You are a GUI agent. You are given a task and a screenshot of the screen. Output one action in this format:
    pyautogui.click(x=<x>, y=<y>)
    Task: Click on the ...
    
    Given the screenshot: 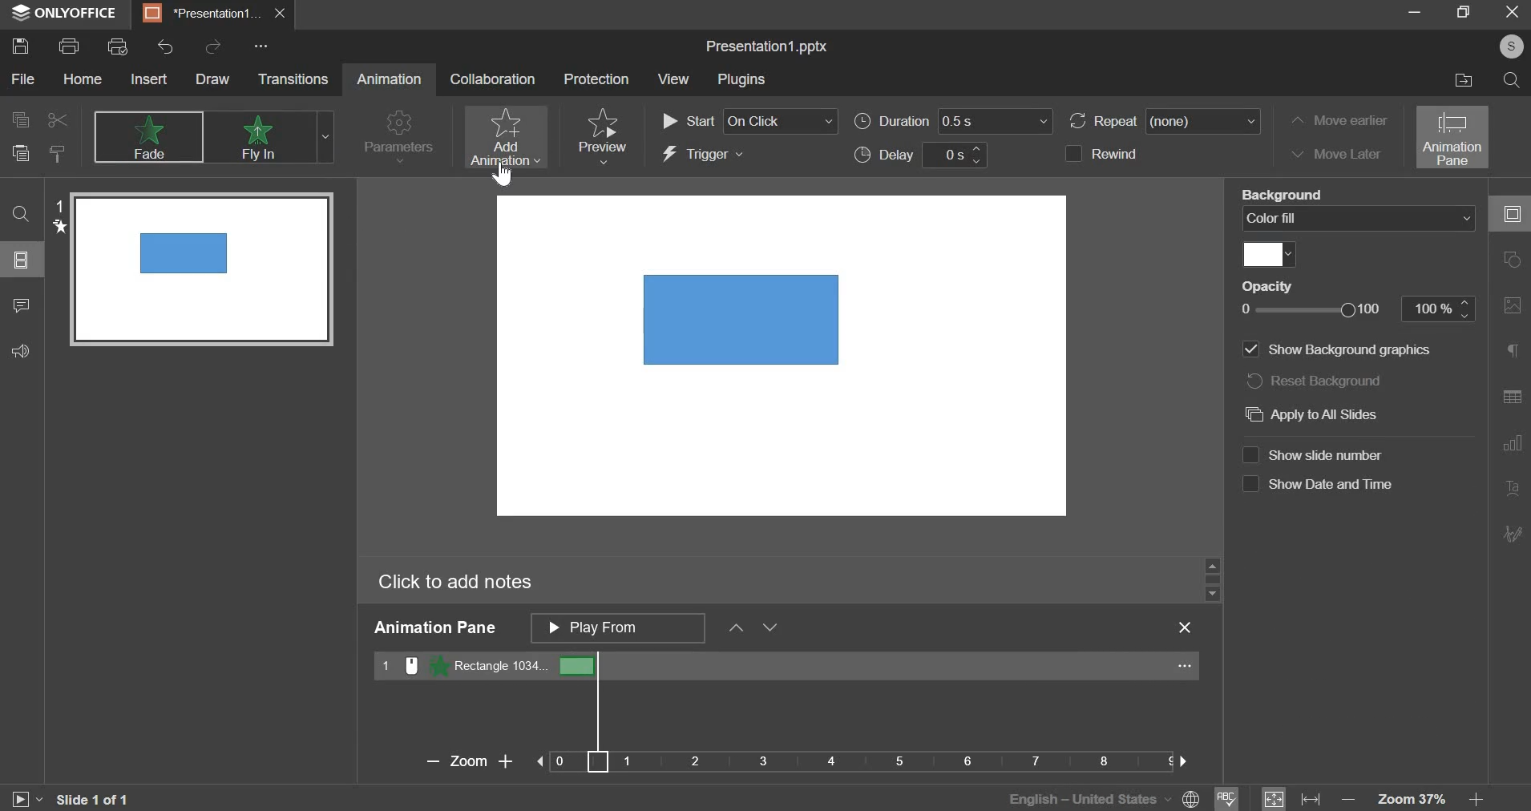 What is the action you would take?
    pyautogui.click(x=1186, y=668)
    